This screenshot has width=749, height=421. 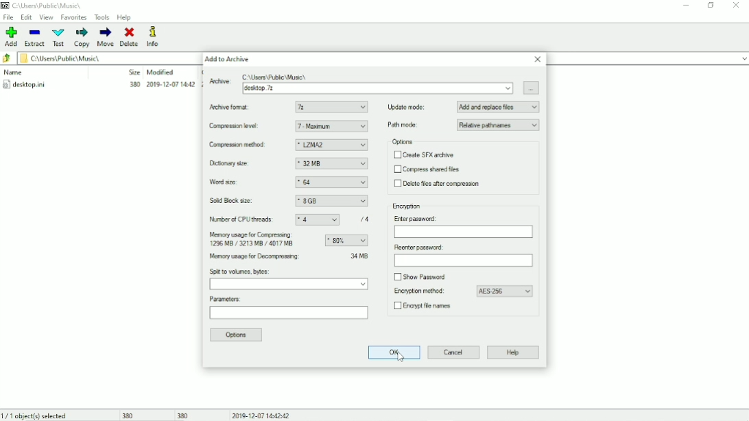 I want to click on 16 MB, so click(x=331, y=163).